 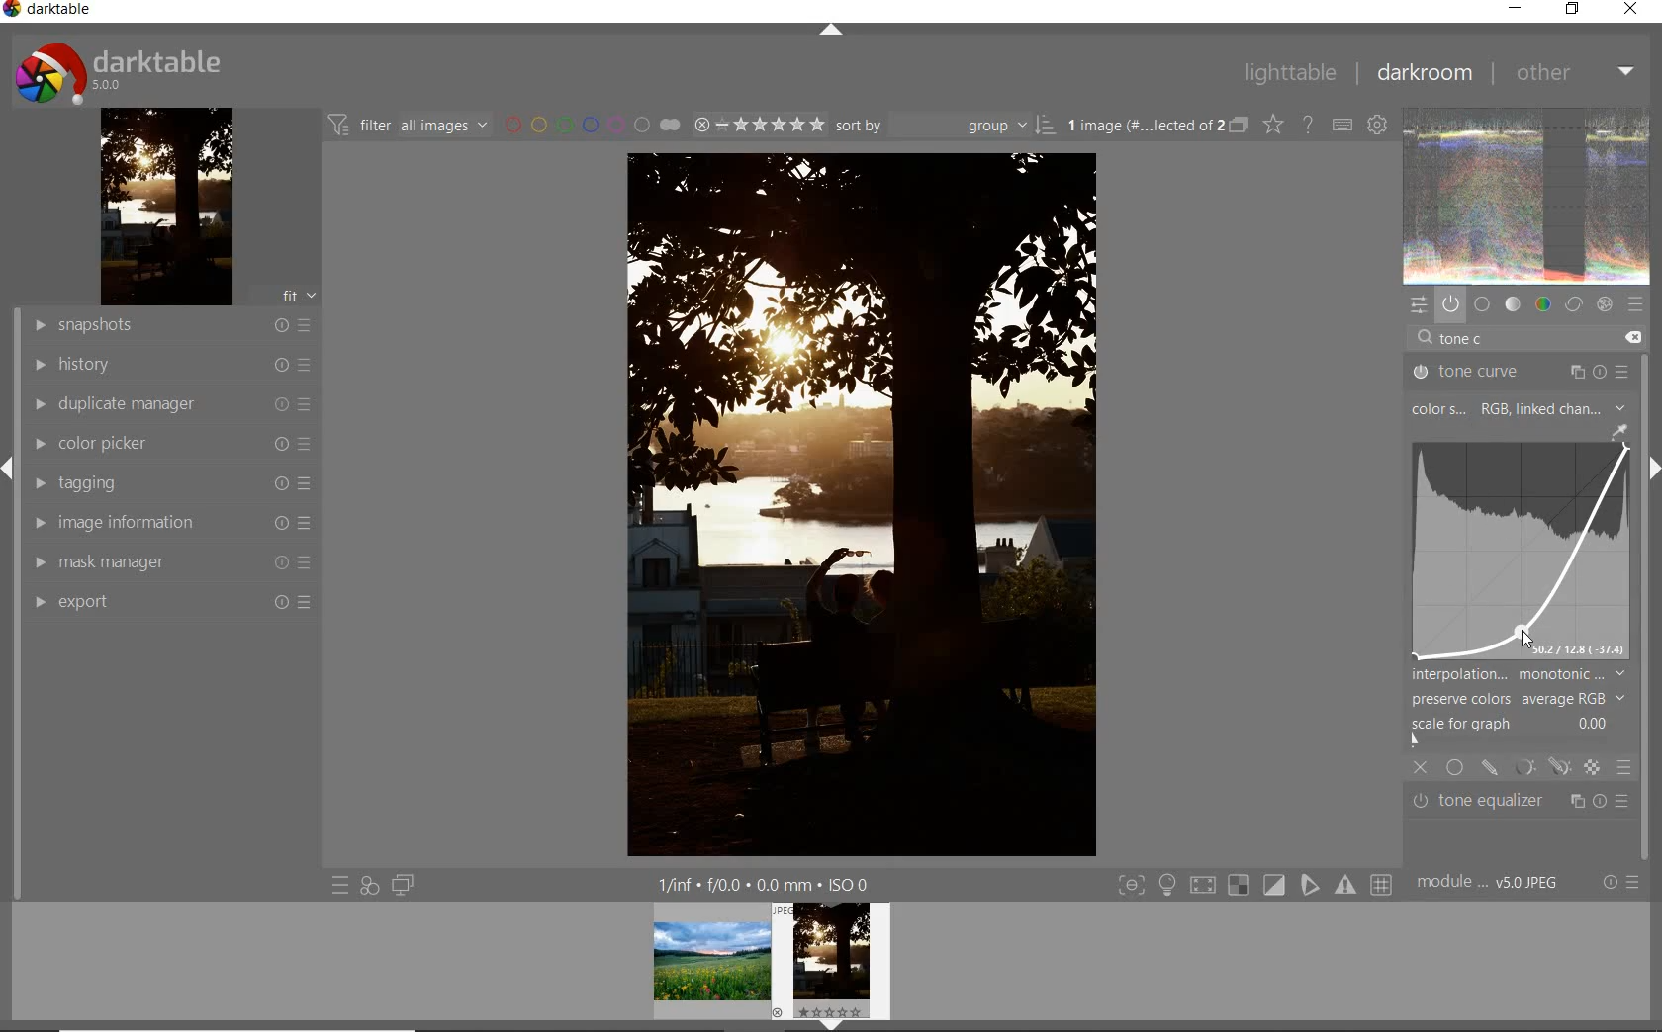 I want to click on quick access for applying any of your styles, so click(x=369, y=885).